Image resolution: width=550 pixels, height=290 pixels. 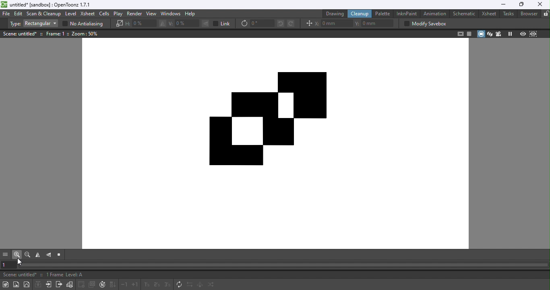 I want to click on Repeat, so click(x=178, y=285).